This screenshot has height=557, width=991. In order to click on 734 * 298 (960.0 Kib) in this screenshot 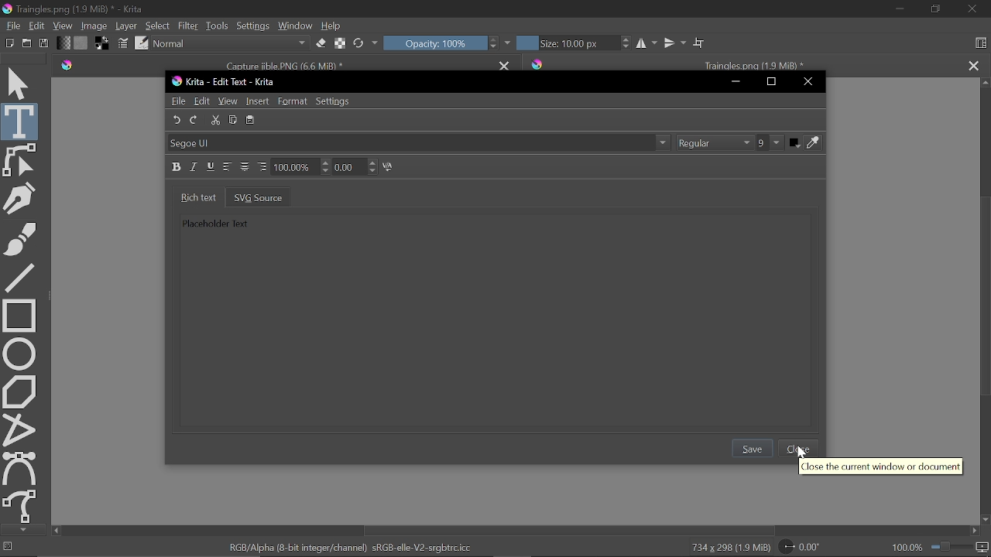, I will do `click(727, 548)`.